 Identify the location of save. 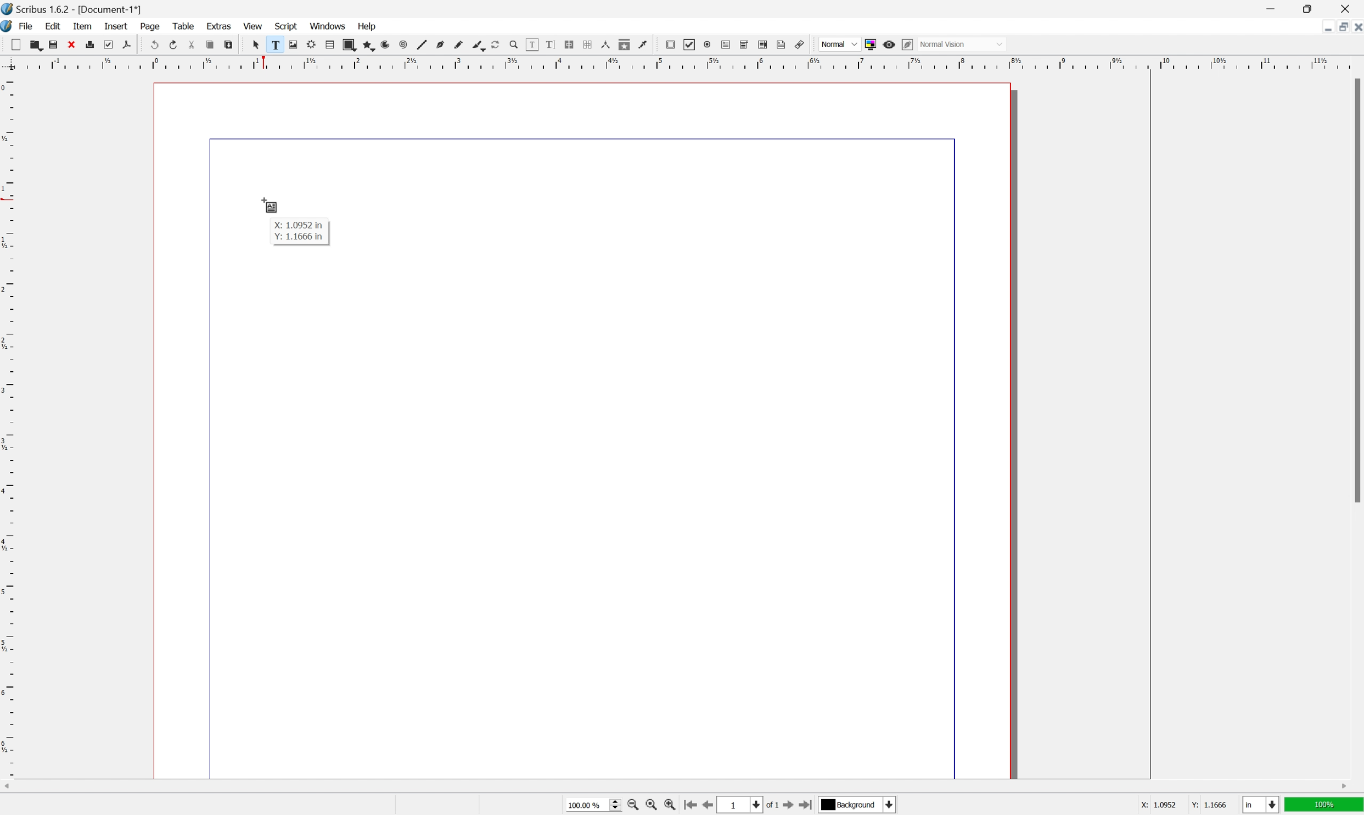
(53, 45).